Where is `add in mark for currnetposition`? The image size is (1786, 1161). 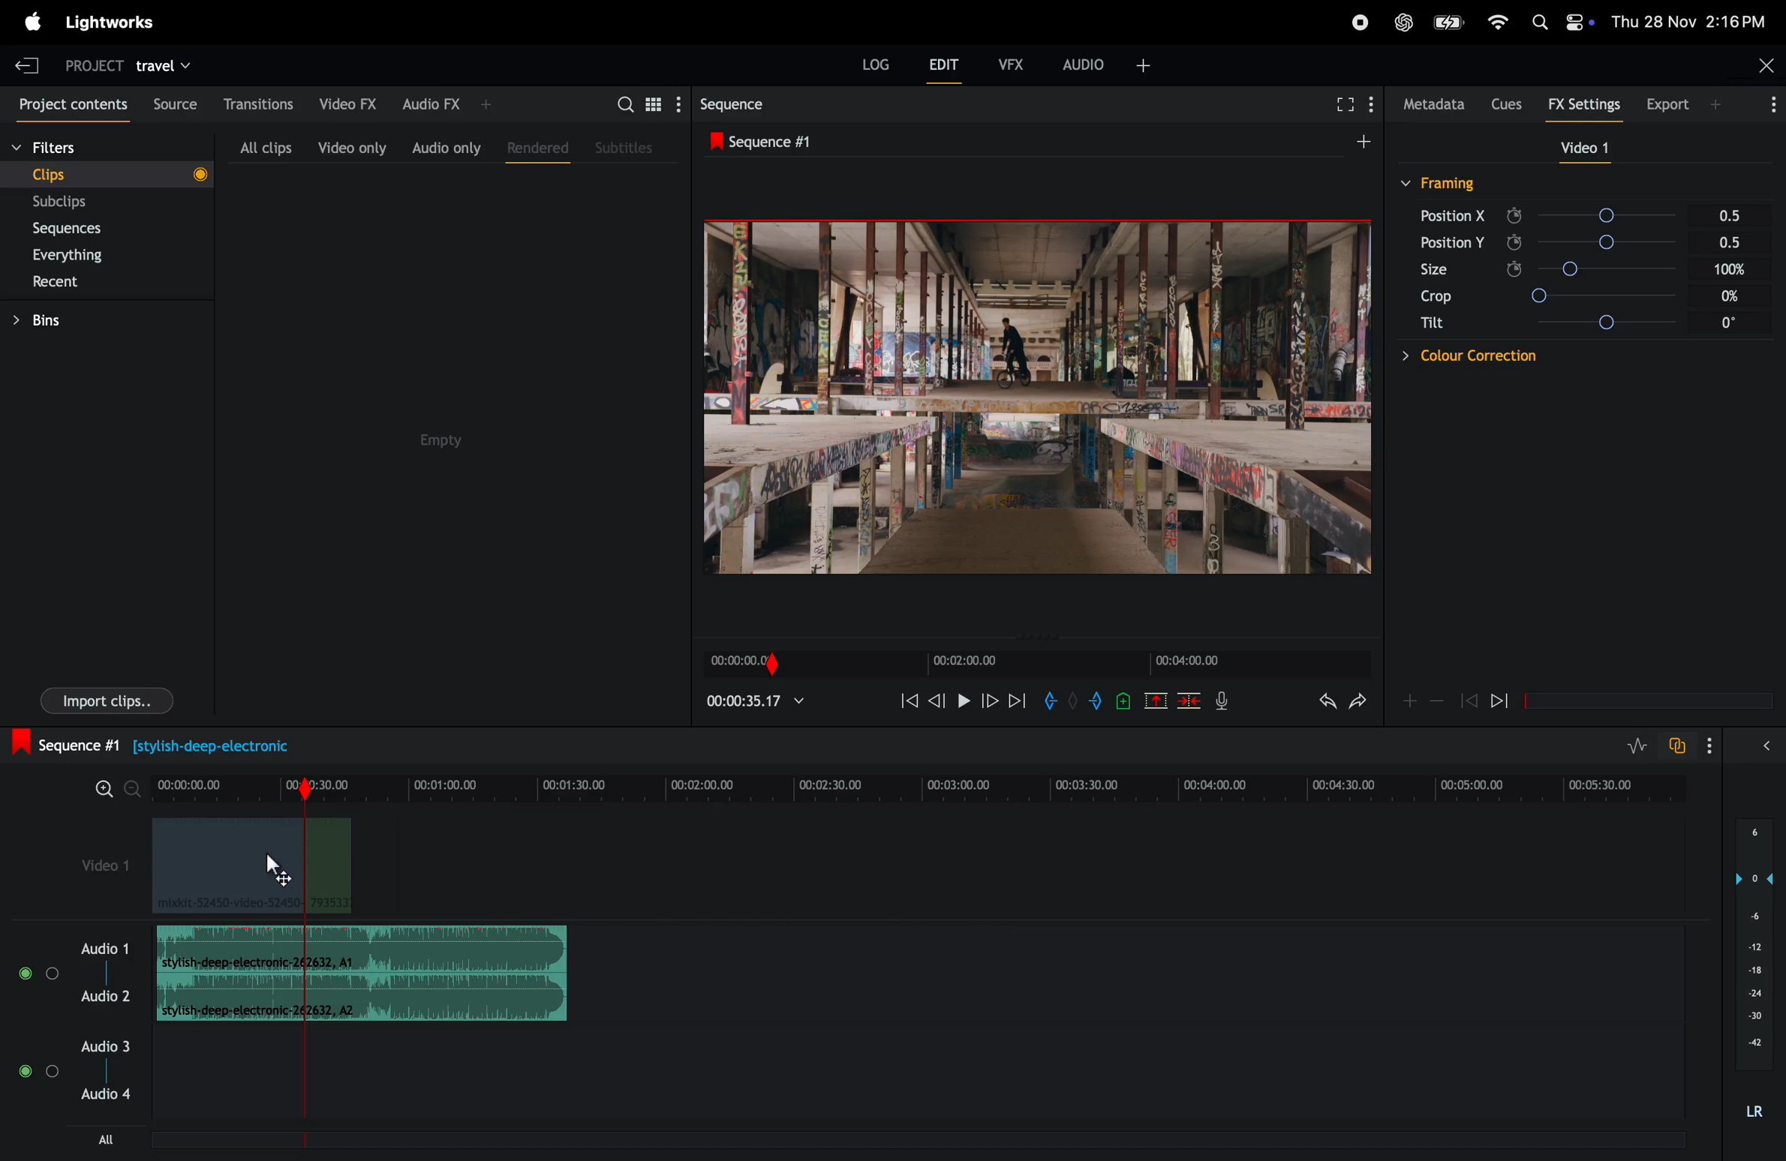 add in mark for currnetposition is located at coordinates (1053, 703).